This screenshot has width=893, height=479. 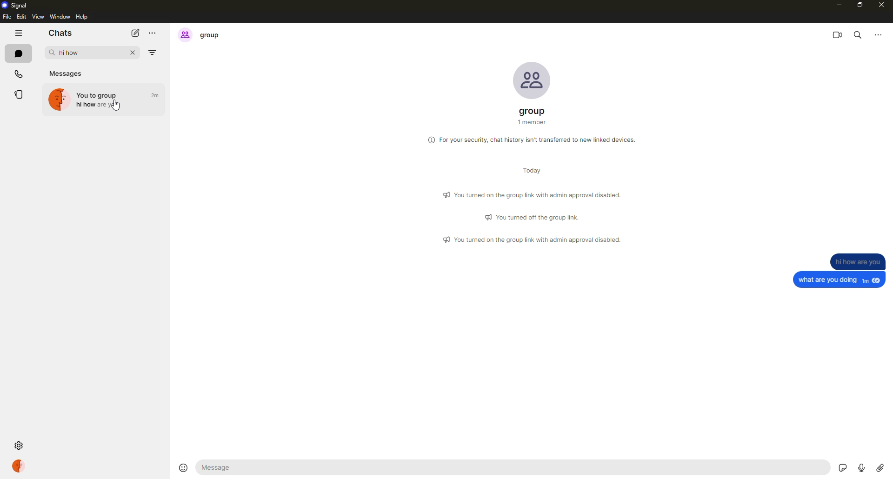 What do you see at coordinates (60, 16) in the screenshot?
I see `window` at bounding box center [60, 16].